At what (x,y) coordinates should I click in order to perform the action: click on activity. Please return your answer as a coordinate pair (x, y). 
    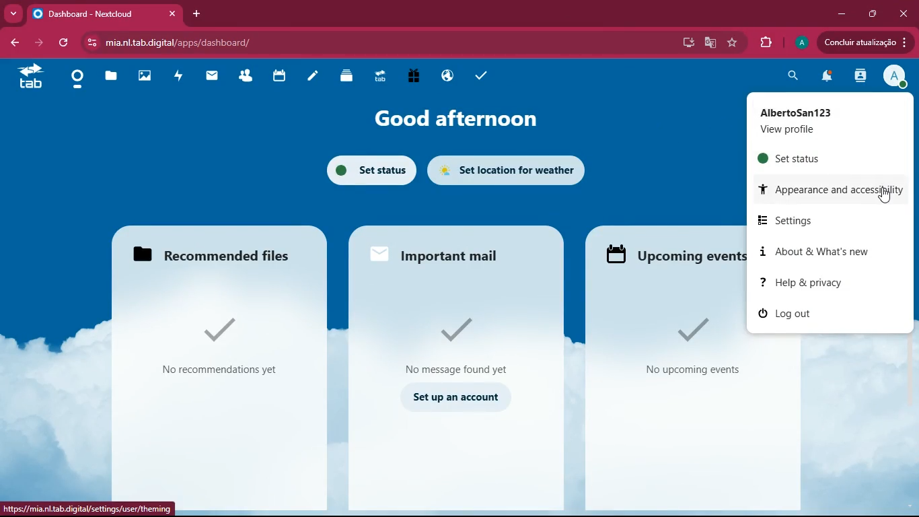
    Looking at the image, I should click on (862, 77).